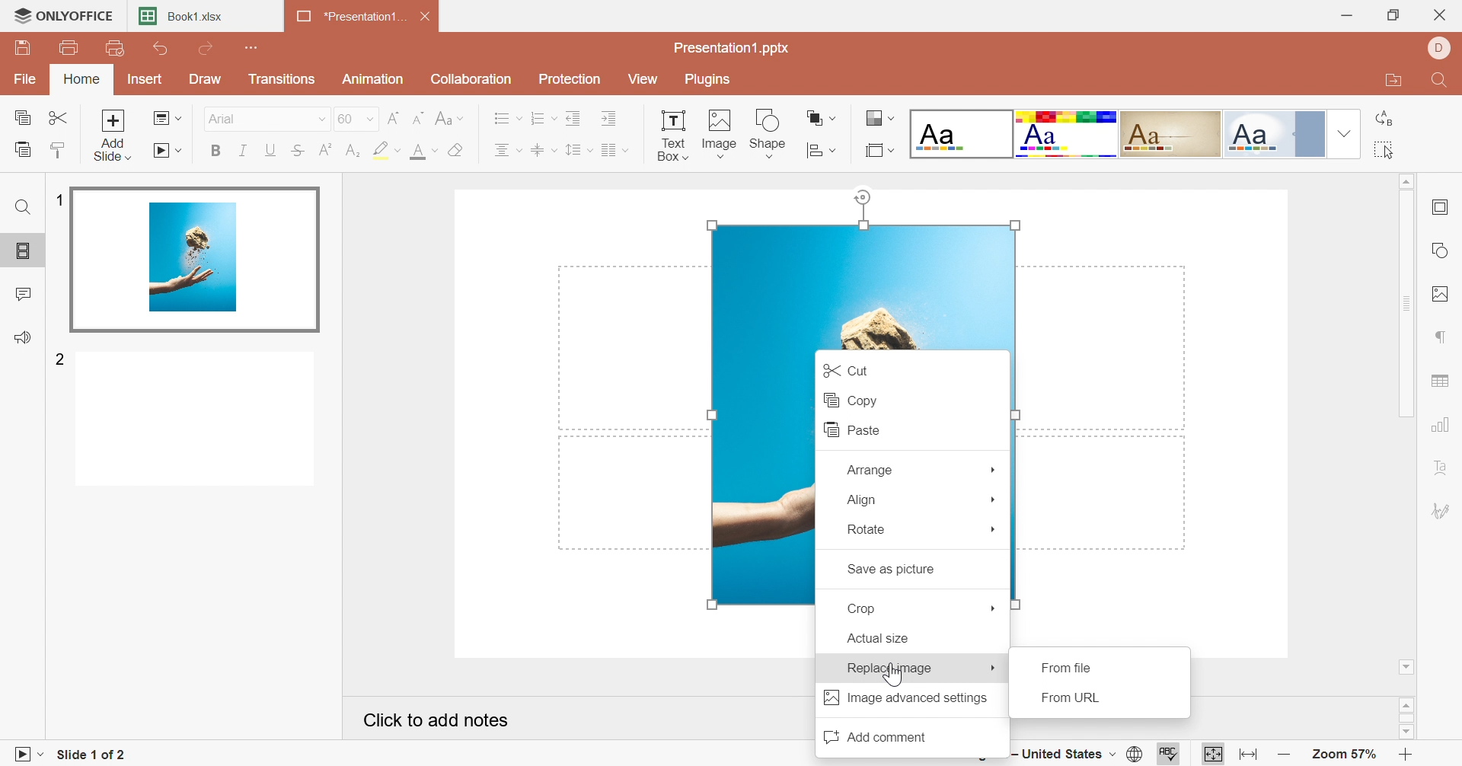  Describe the element at coordinates (579, 150) in the screenshot. I see `Line spacing` at that location.